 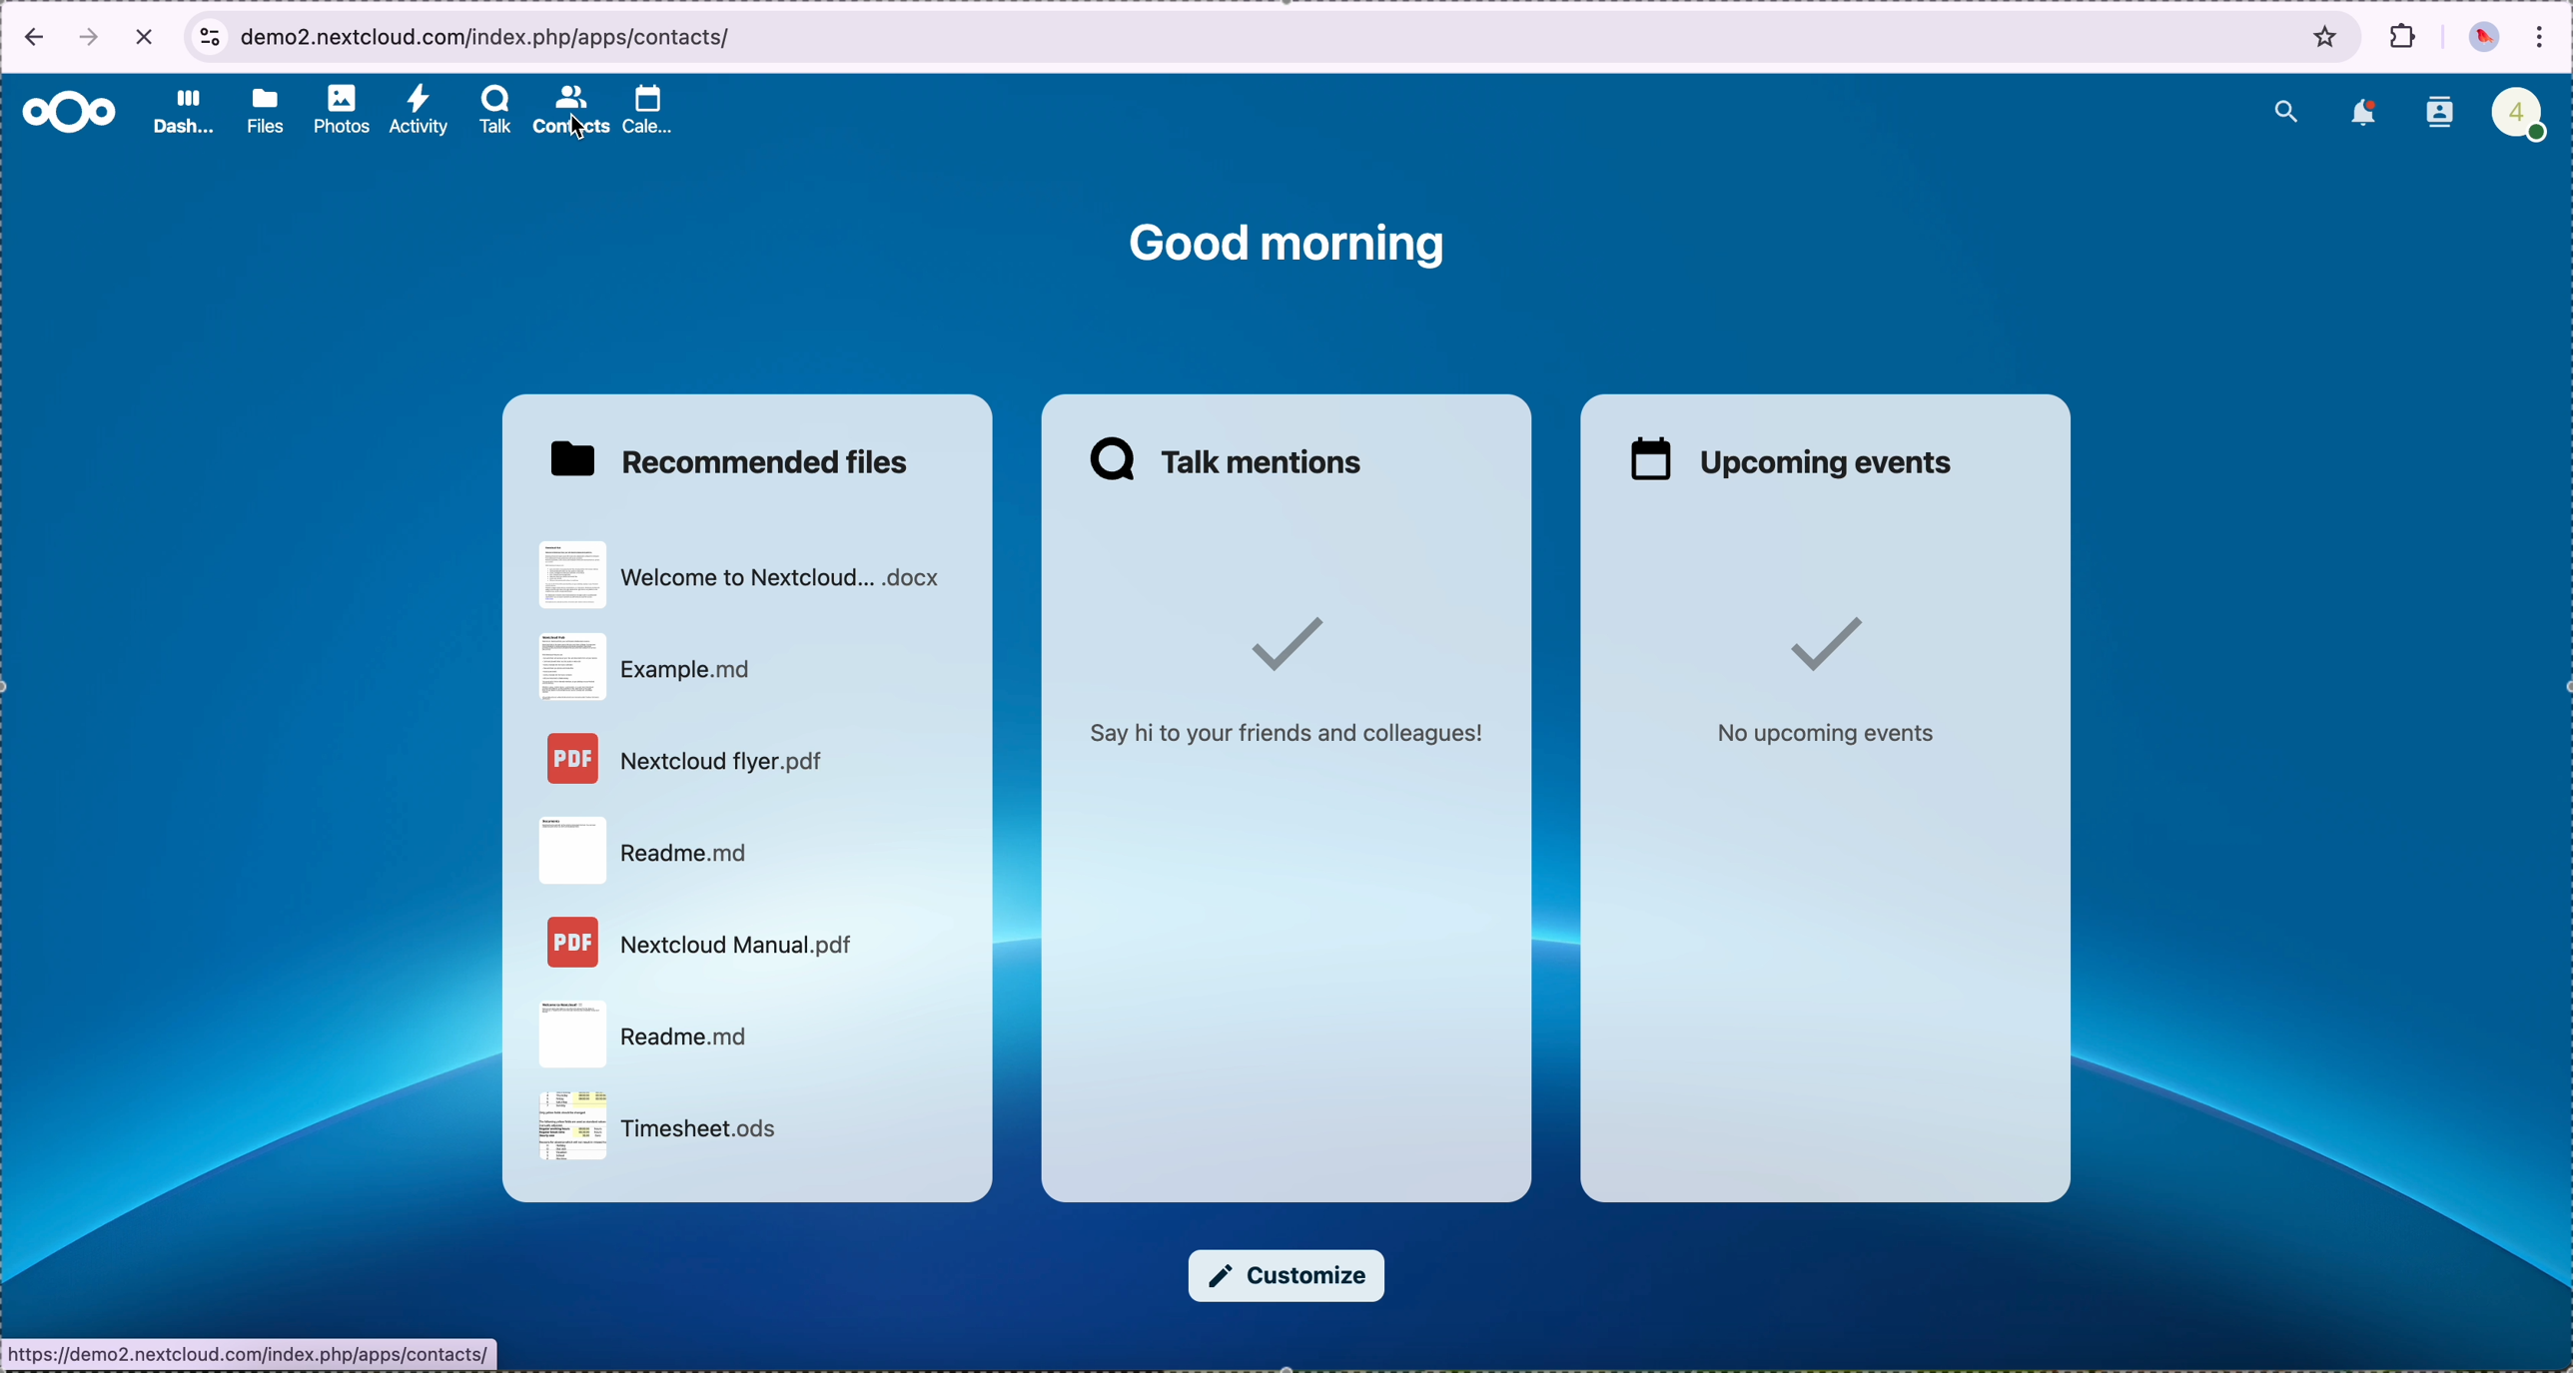 I want to click on profile picture, so click(x=2483, y=38).